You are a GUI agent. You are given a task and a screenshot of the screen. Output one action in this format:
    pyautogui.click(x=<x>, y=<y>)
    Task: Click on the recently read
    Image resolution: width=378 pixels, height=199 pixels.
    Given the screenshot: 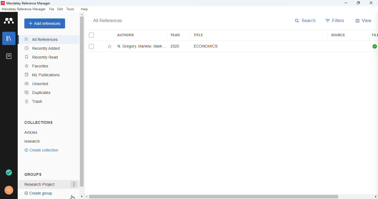 What is the action you would take?
    pyautogui.click(x=42, y=57)
    